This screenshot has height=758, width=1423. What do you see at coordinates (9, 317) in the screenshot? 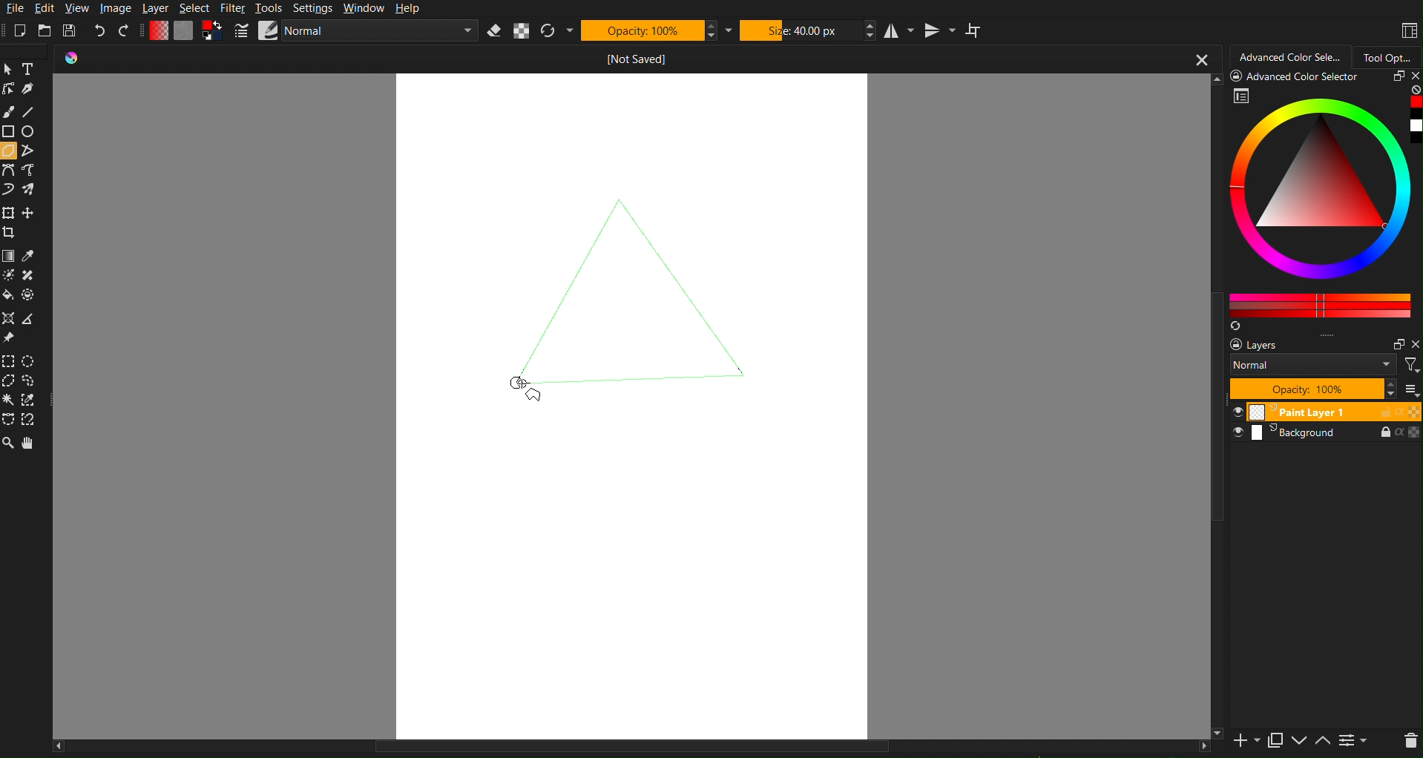
I see `assistant tool` at bounding box center [9, 317].